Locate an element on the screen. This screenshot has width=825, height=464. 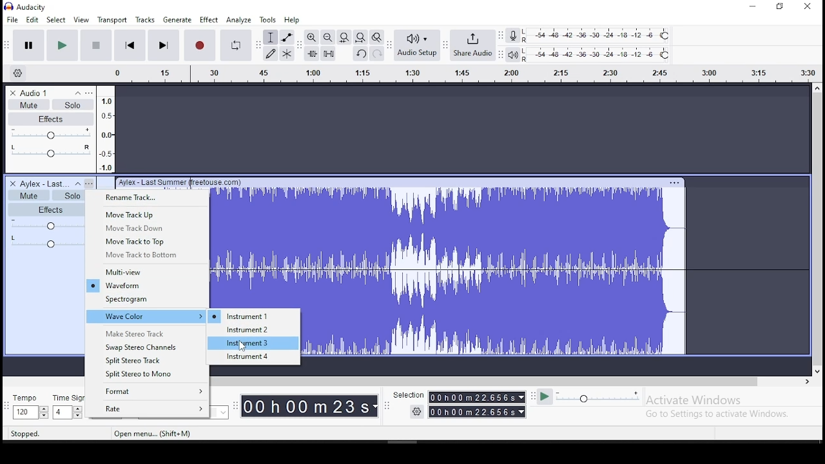
open menu is located at coordinates (90, 183).